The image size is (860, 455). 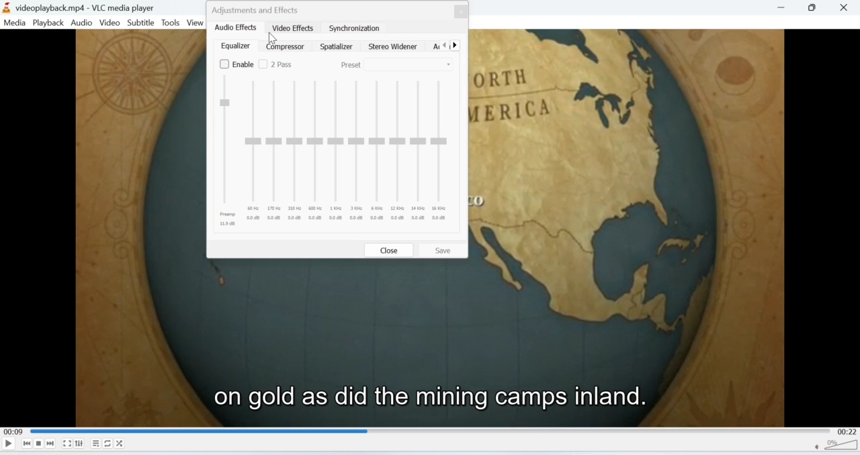 I want to click on Playbar, so click(x=431, y=431).